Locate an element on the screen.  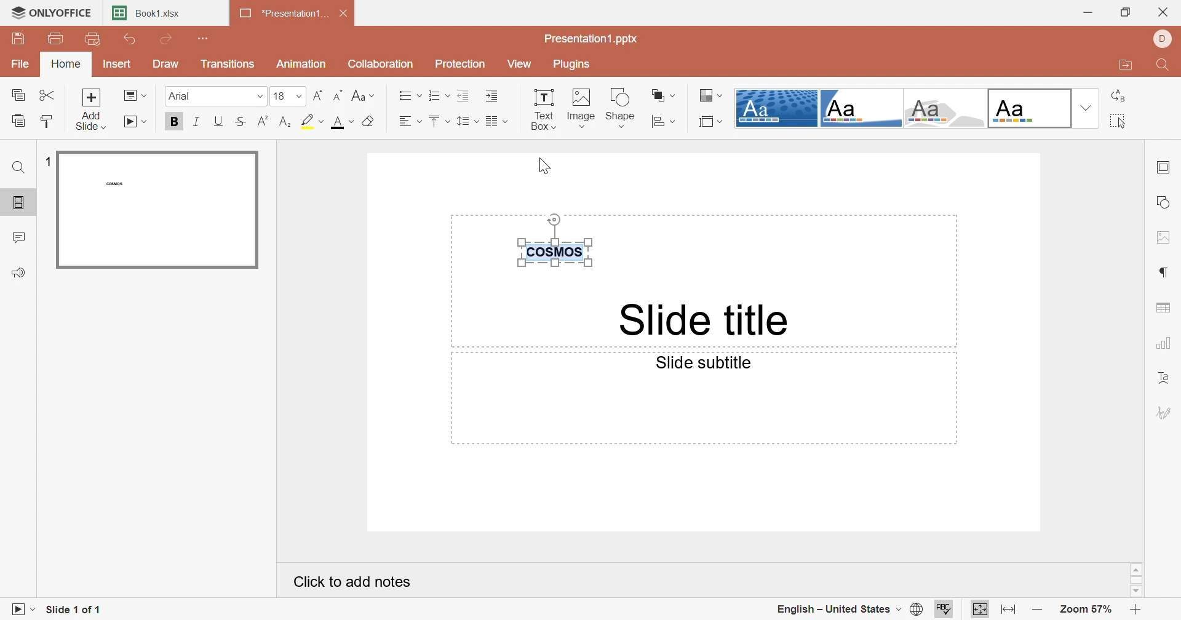
Decrement font size is located at coordinates (339, 97).